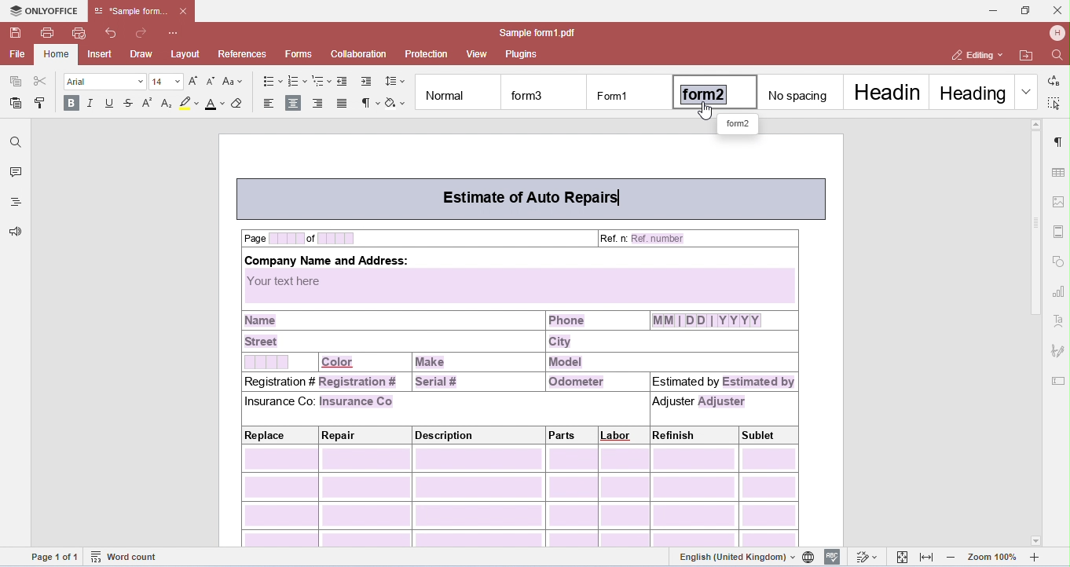 The image size is (1070, 567). I want to click on increment font size, so click(197, 81).